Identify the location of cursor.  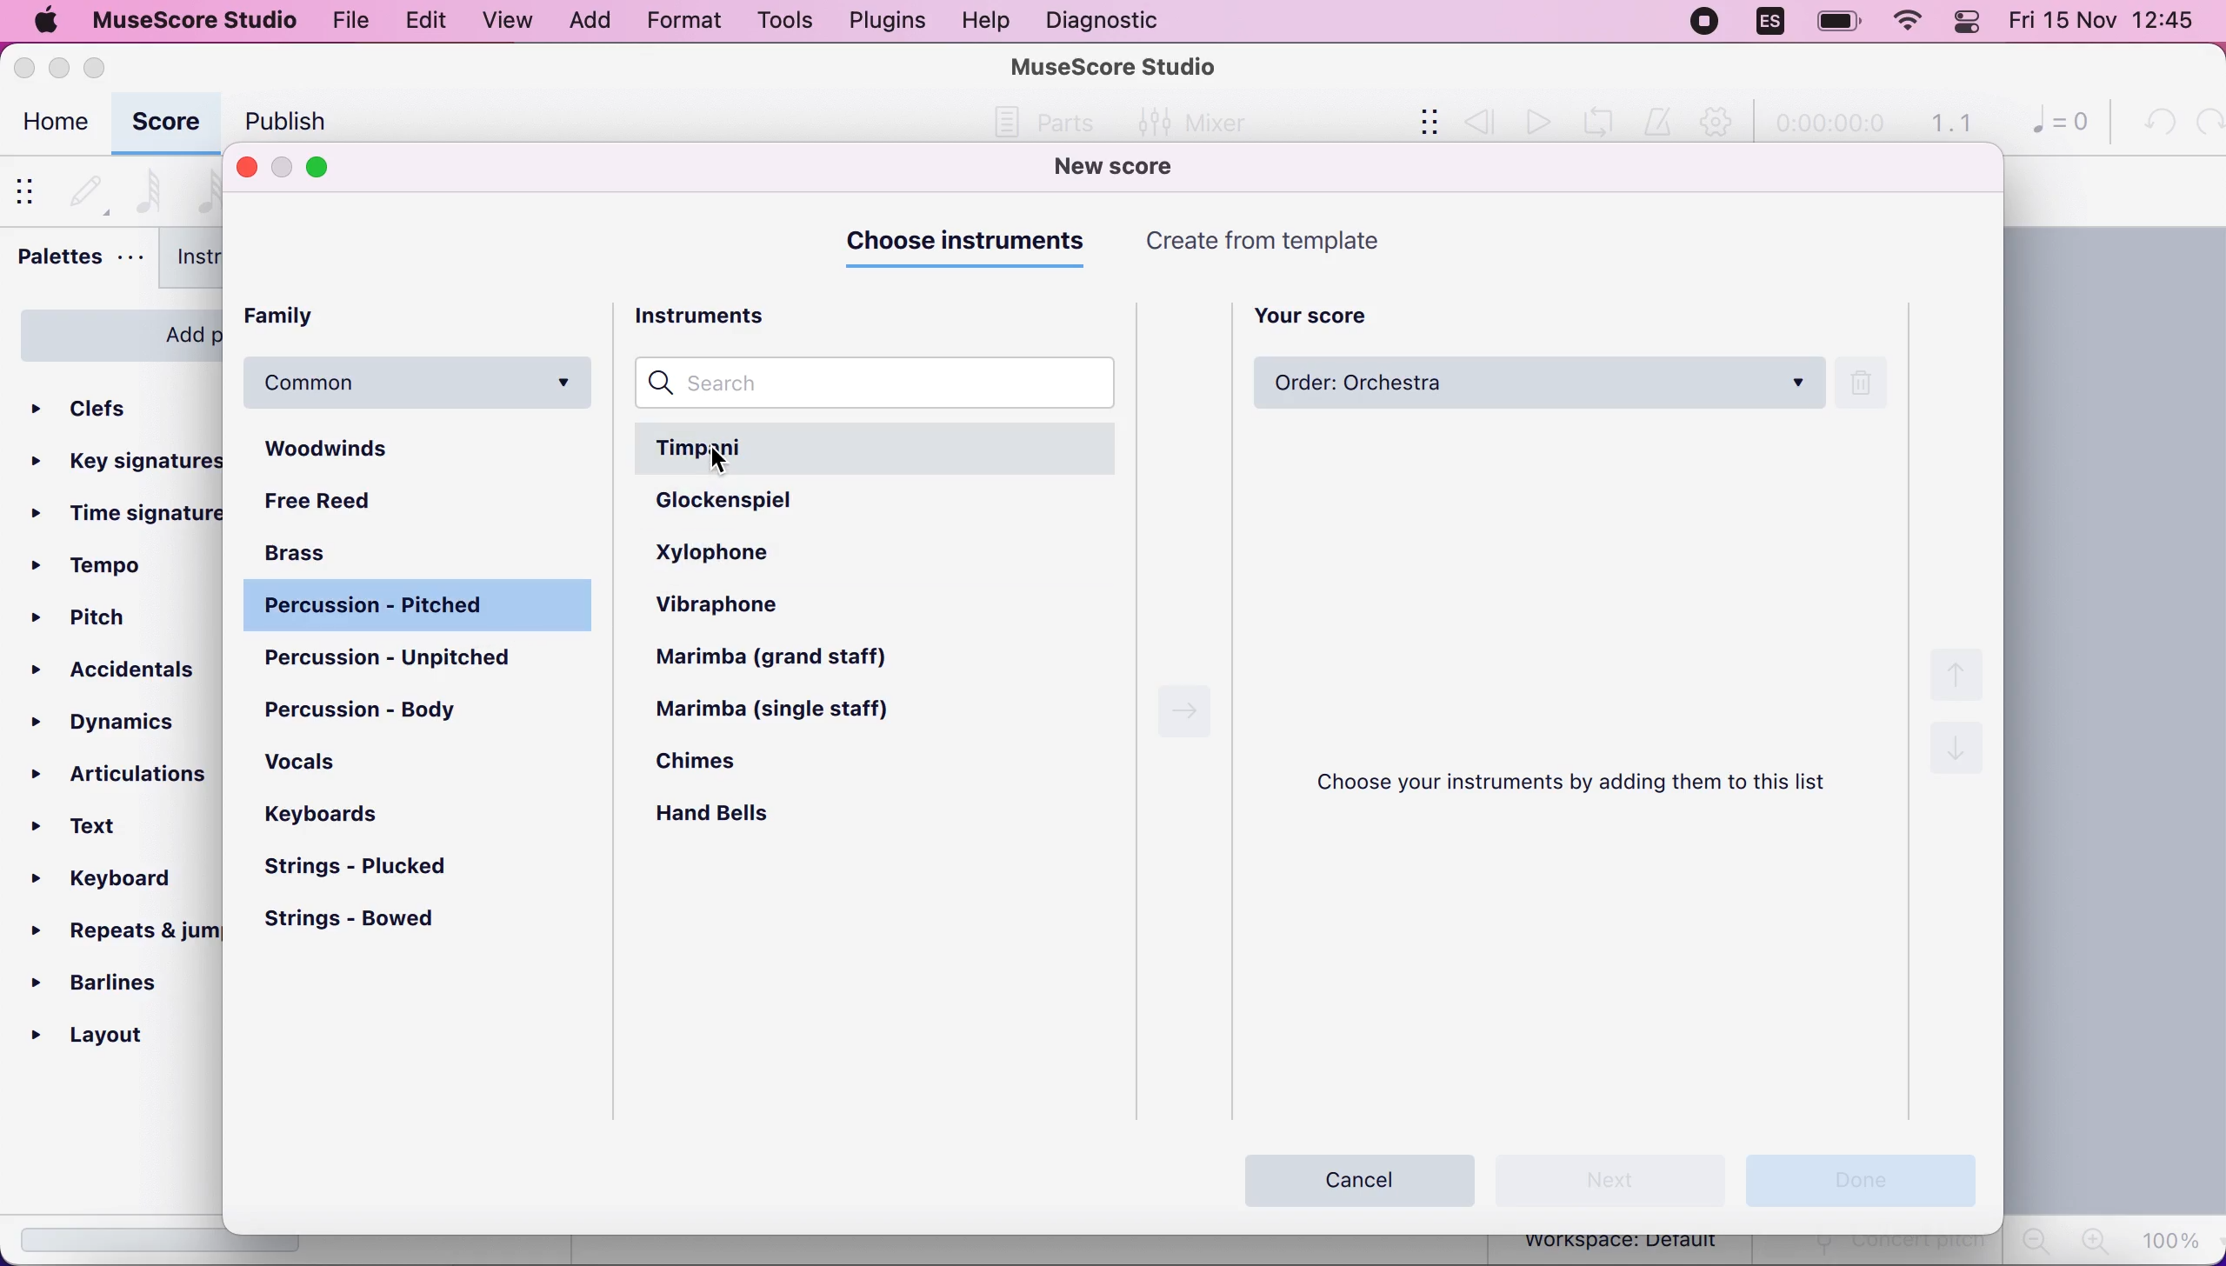
(717, 460).